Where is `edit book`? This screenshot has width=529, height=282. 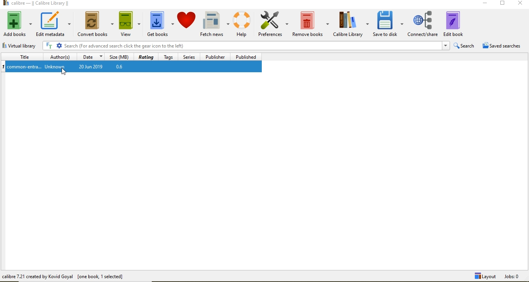 edit book is located at coordinates (459, 22).